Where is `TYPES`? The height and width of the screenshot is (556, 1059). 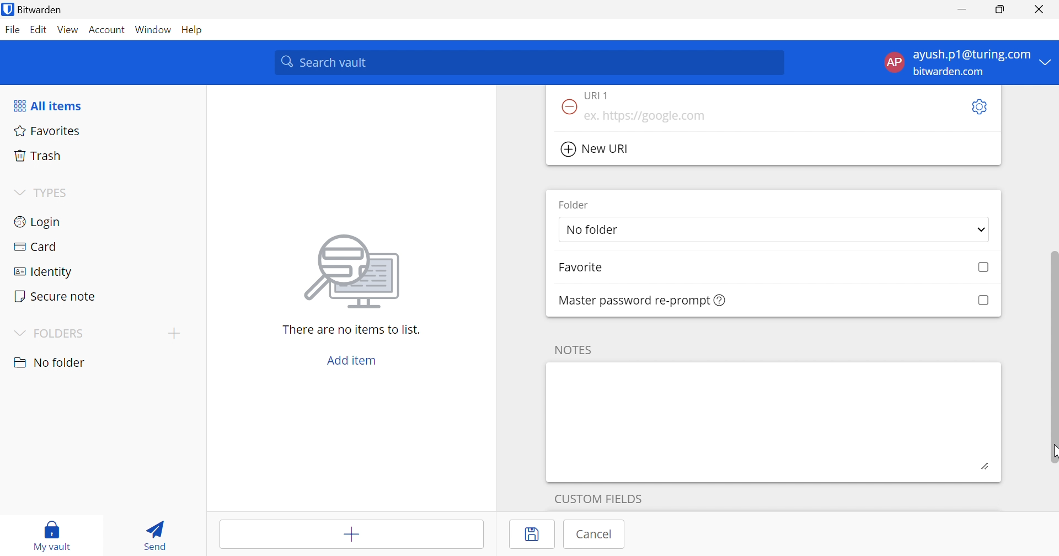 TYPES is located at coordinates (54, 195).